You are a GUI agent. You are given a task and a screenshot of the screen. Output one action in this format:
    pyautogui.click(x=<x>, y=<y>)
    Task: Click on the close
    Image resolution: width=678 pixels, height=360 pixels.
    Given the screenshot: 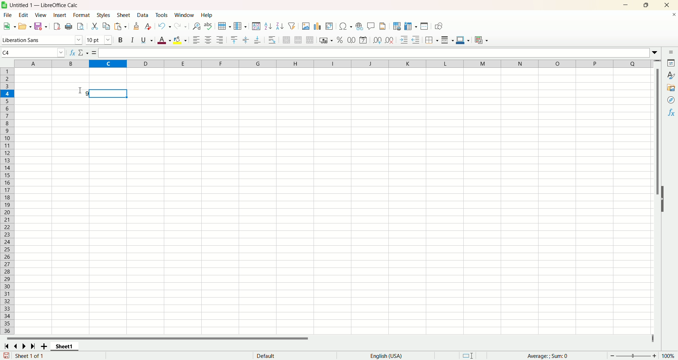 What is the action you would take?
    pyautogui.click(x=667, y=5)
    